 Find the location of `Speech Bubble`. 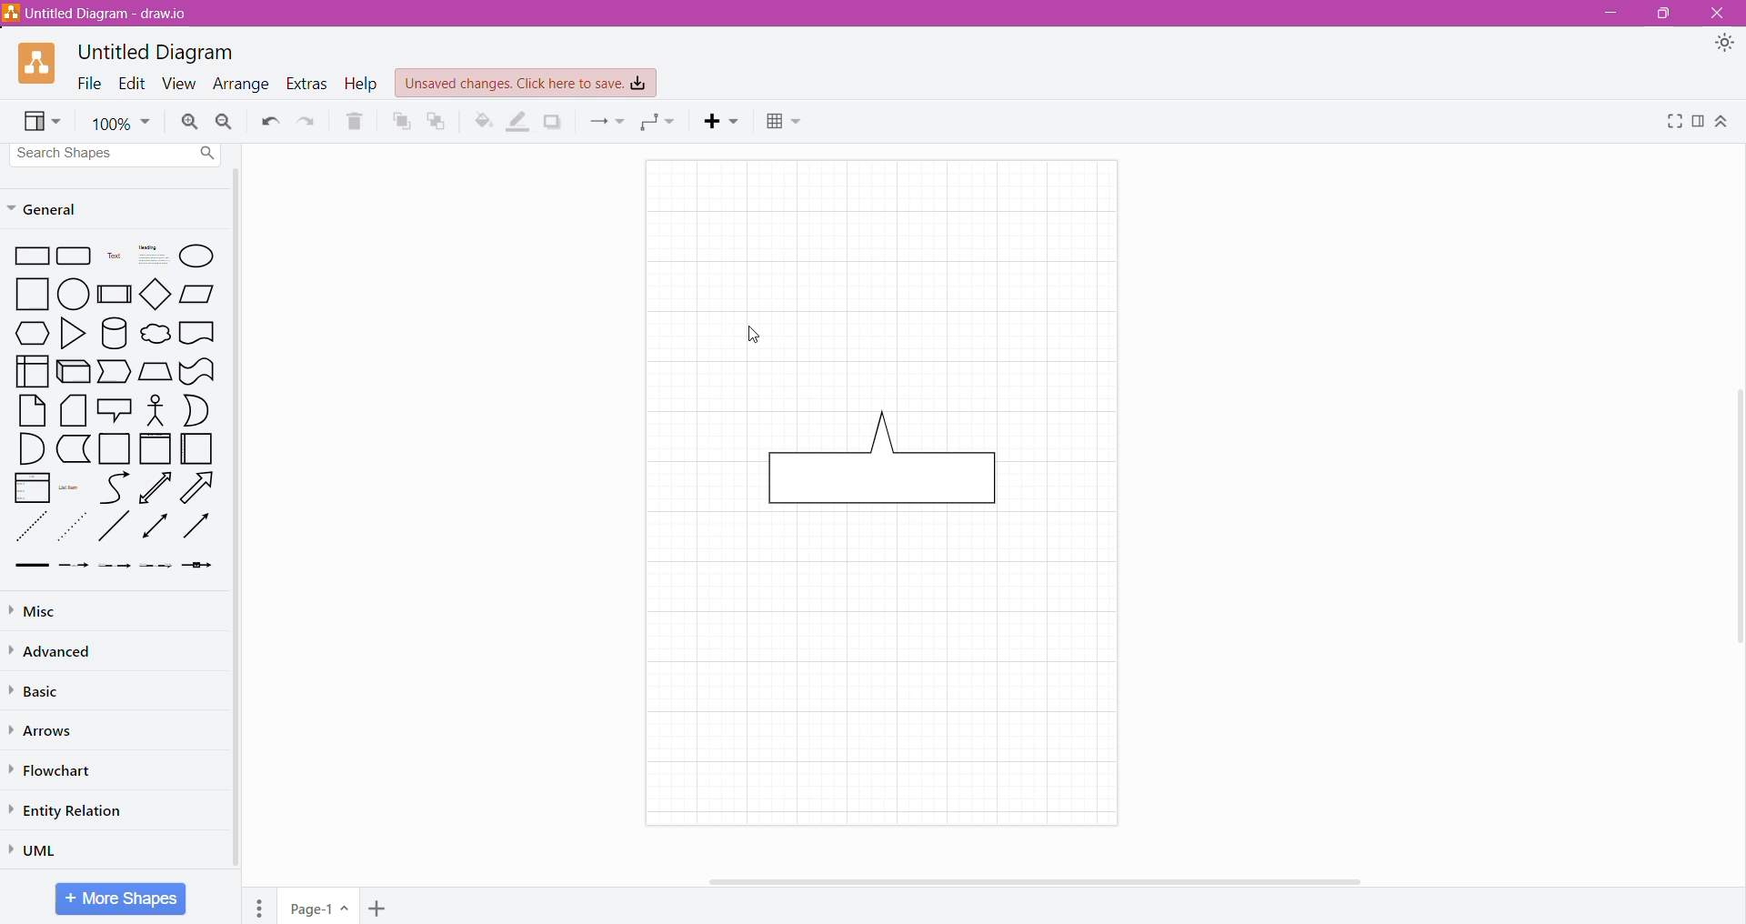

Speech Bubble is located at coordinates (115, 408).